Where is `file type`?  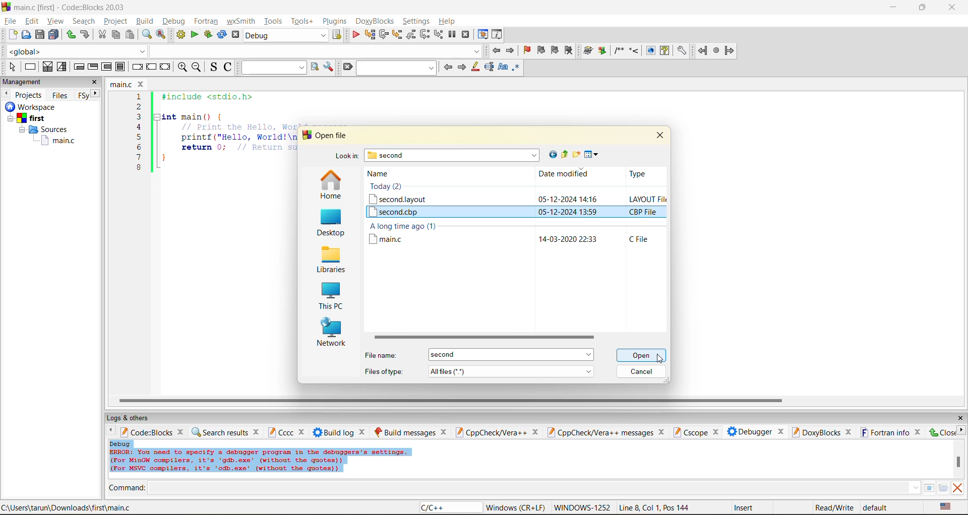
file type is located at coordinates (648, 198).